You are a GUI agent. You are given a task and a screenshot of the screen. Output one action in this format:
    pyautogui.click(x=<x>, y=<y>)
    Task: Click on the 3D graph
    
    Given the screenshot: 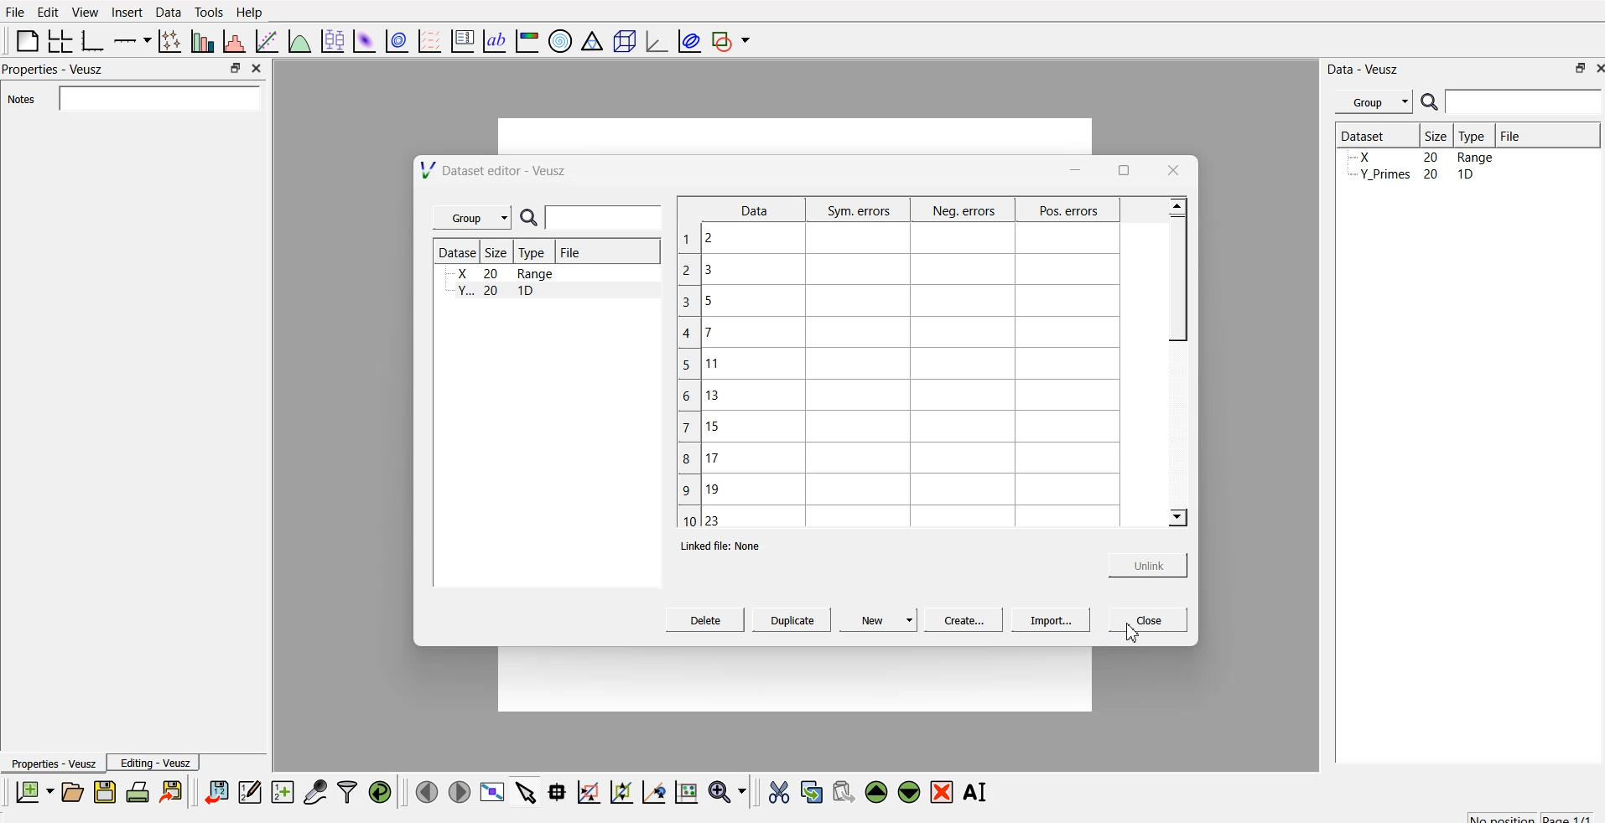 What is the action you would take?
    pyautogui.click(x=655, y=41)
    